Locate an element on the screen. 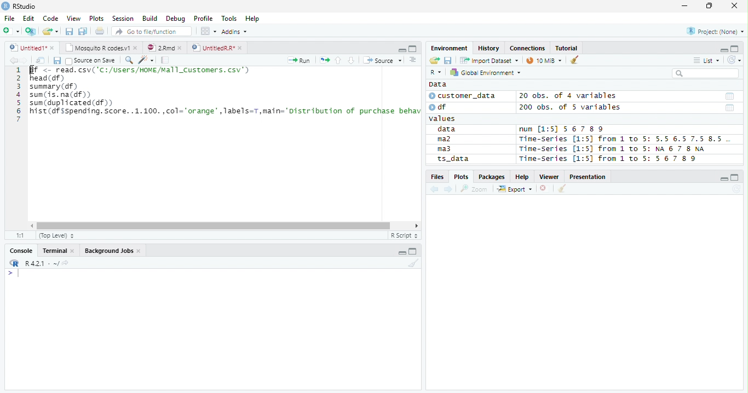 This screenshot has width=748, height=393. Compile Report is located at coordinates (165, 60).